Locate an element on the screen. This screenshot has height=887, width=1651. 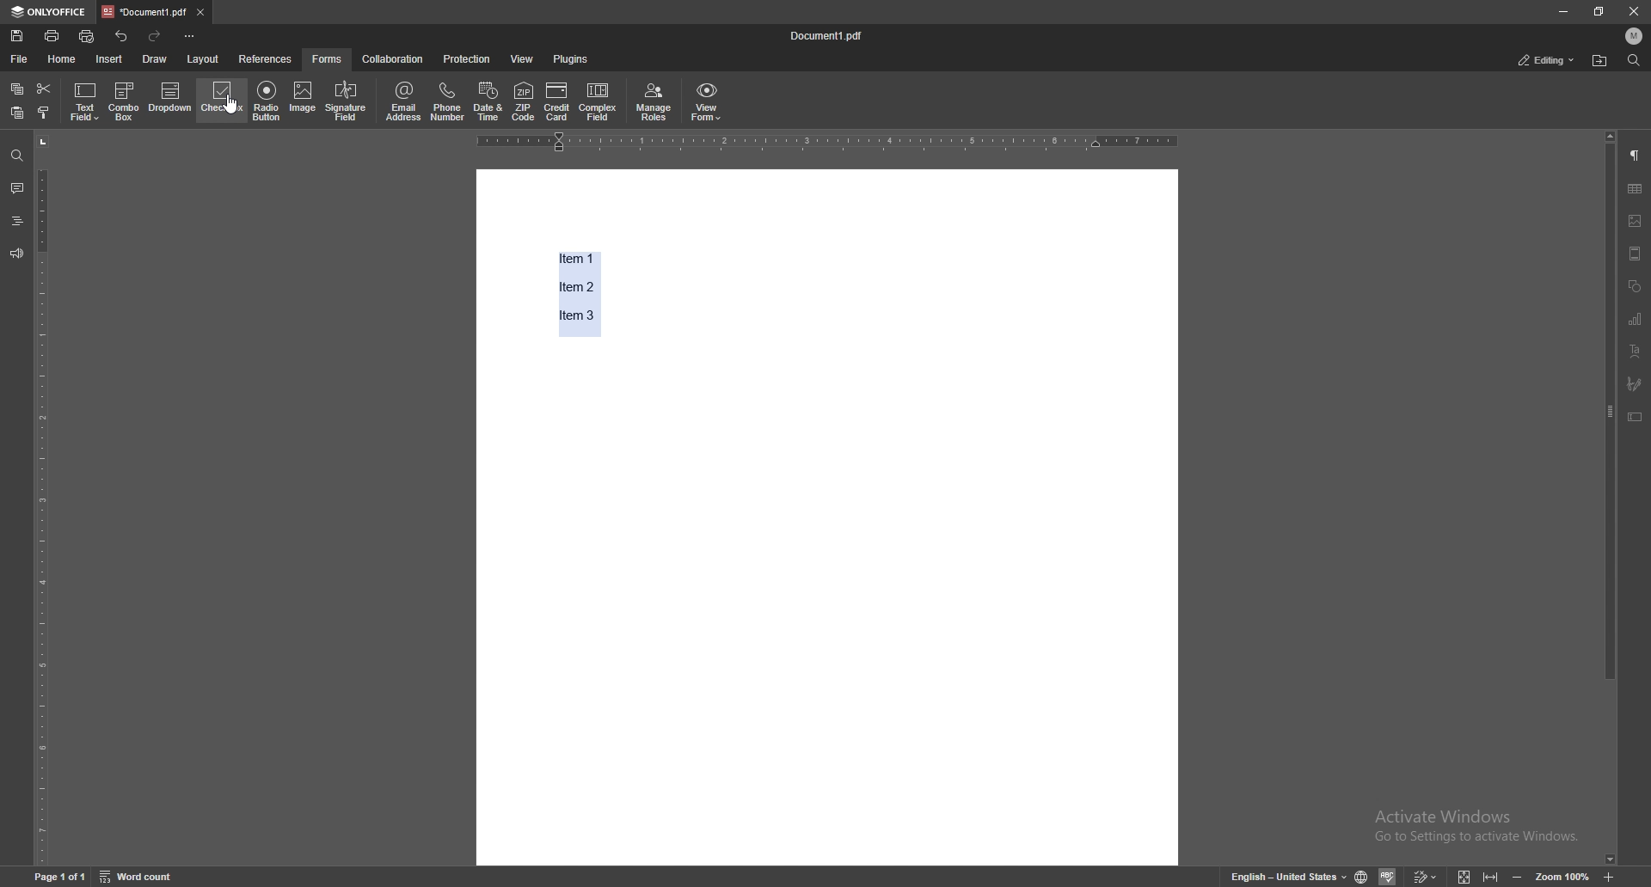
vertical scale is located at coordinates (44, 498).